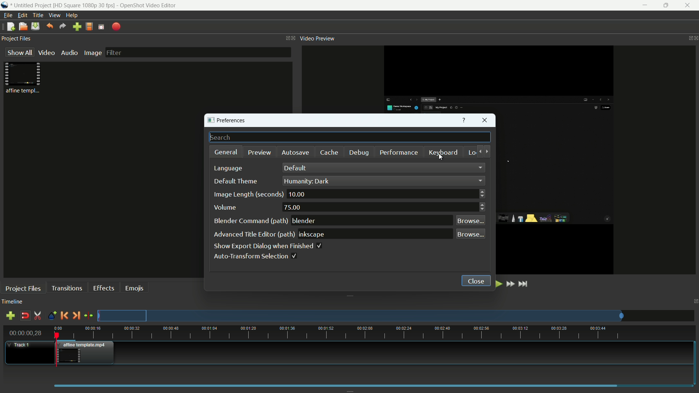 The image size is (699, 393). What do you see at coordinates (89, 27) in the screenshot?
I see `profile` at bounding box center [89, 27].